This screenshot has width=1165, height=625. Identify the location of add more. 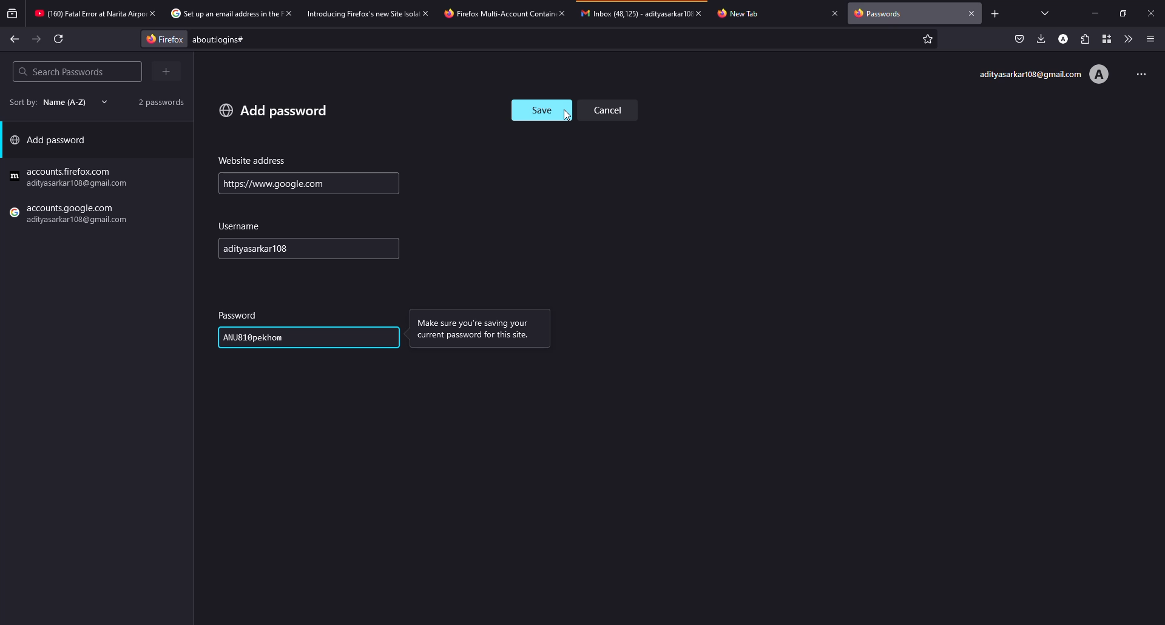
(168, 71).